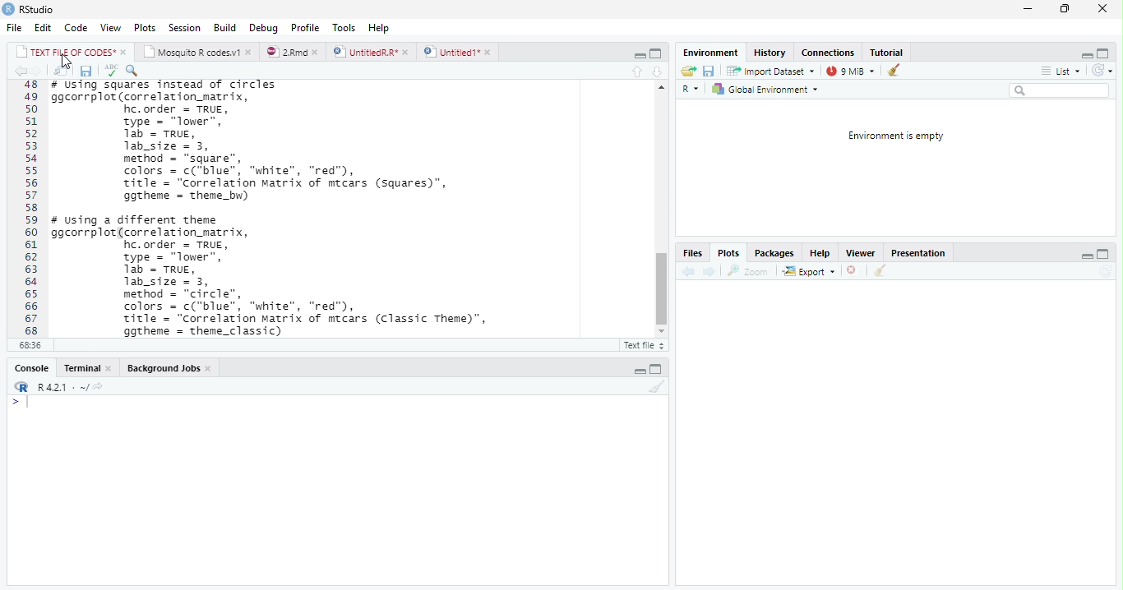  I want to click on R421 - ~/, so click(71, 387).